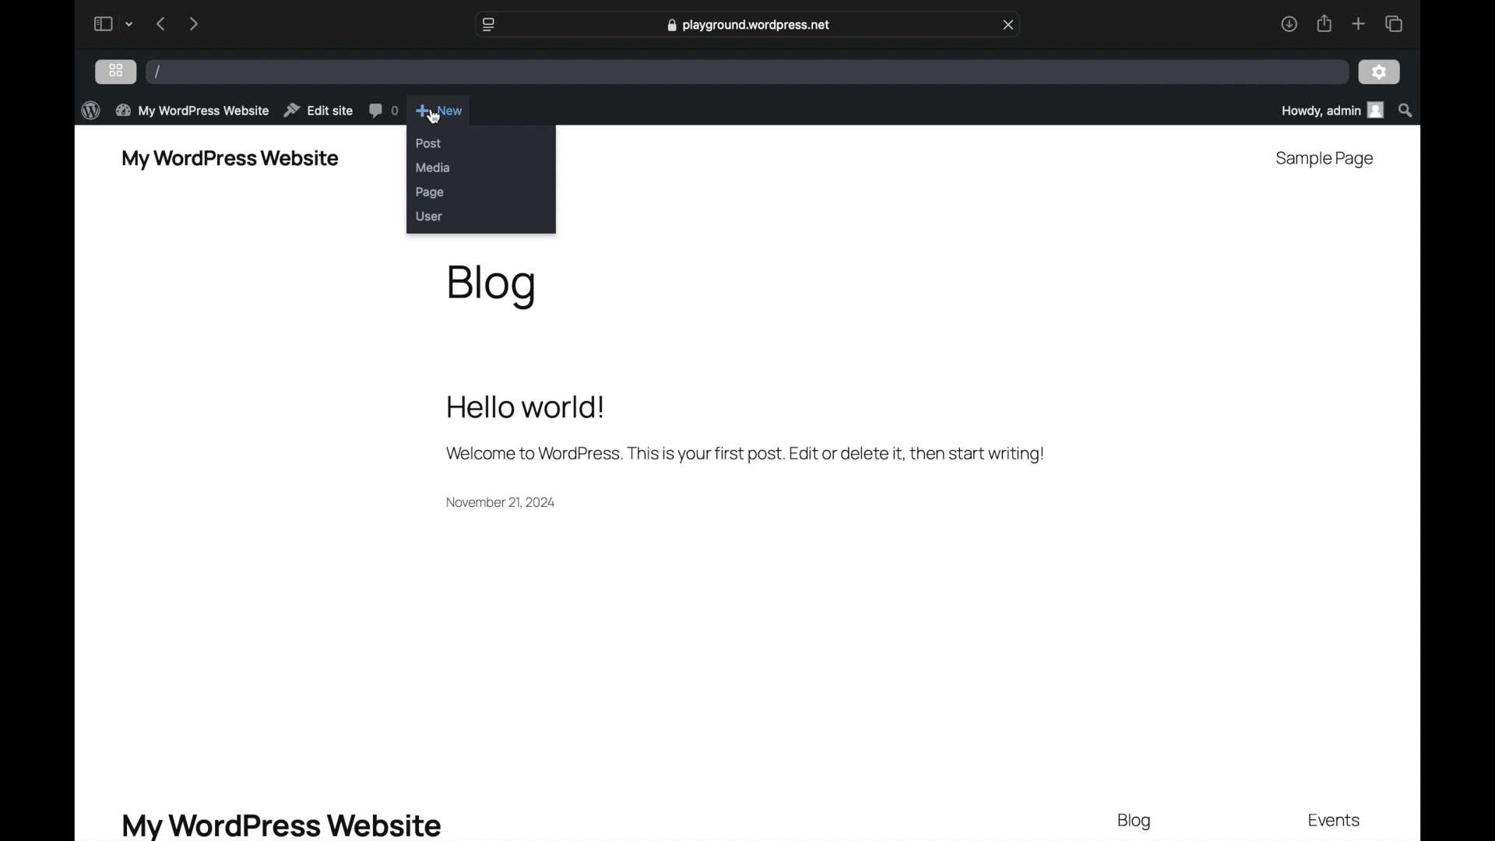 The height and width of the screenshot is (841, 1495). I want to click on my wordpress website, so click(280, 824).